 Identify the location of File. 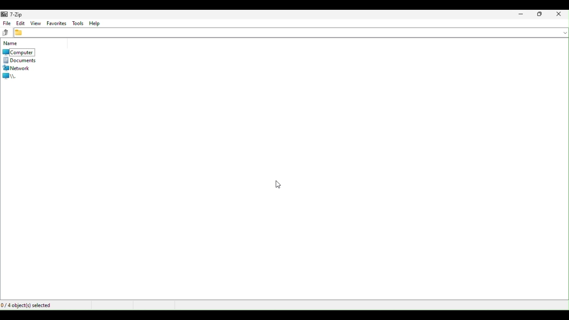
(8, 22).